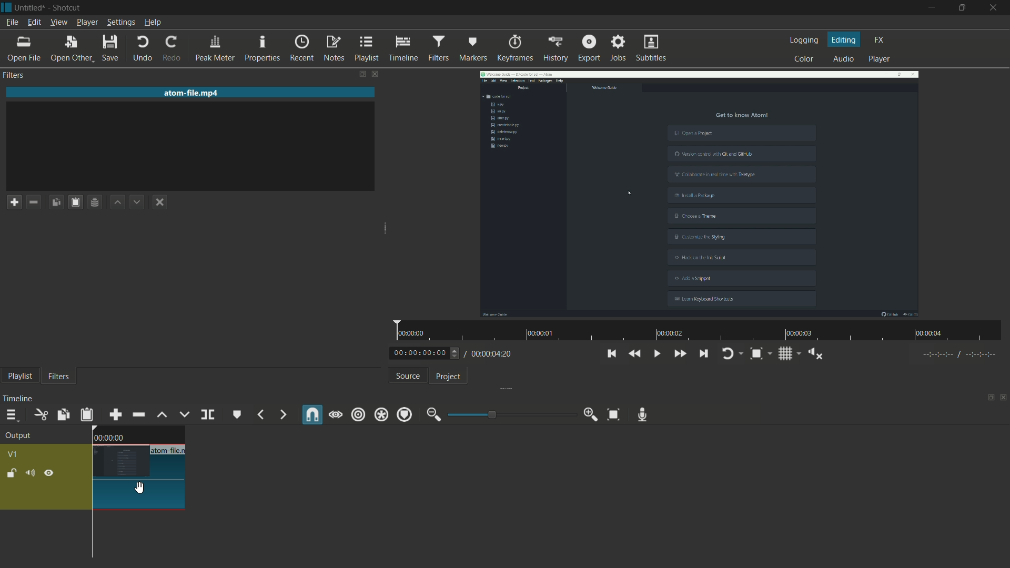 Image resolution: width=1010 pixels, height=568 pixels. What do you see at coordinates (816, 354) in the screenshot?
I see `show volume control` at bounding box center [816, 354].